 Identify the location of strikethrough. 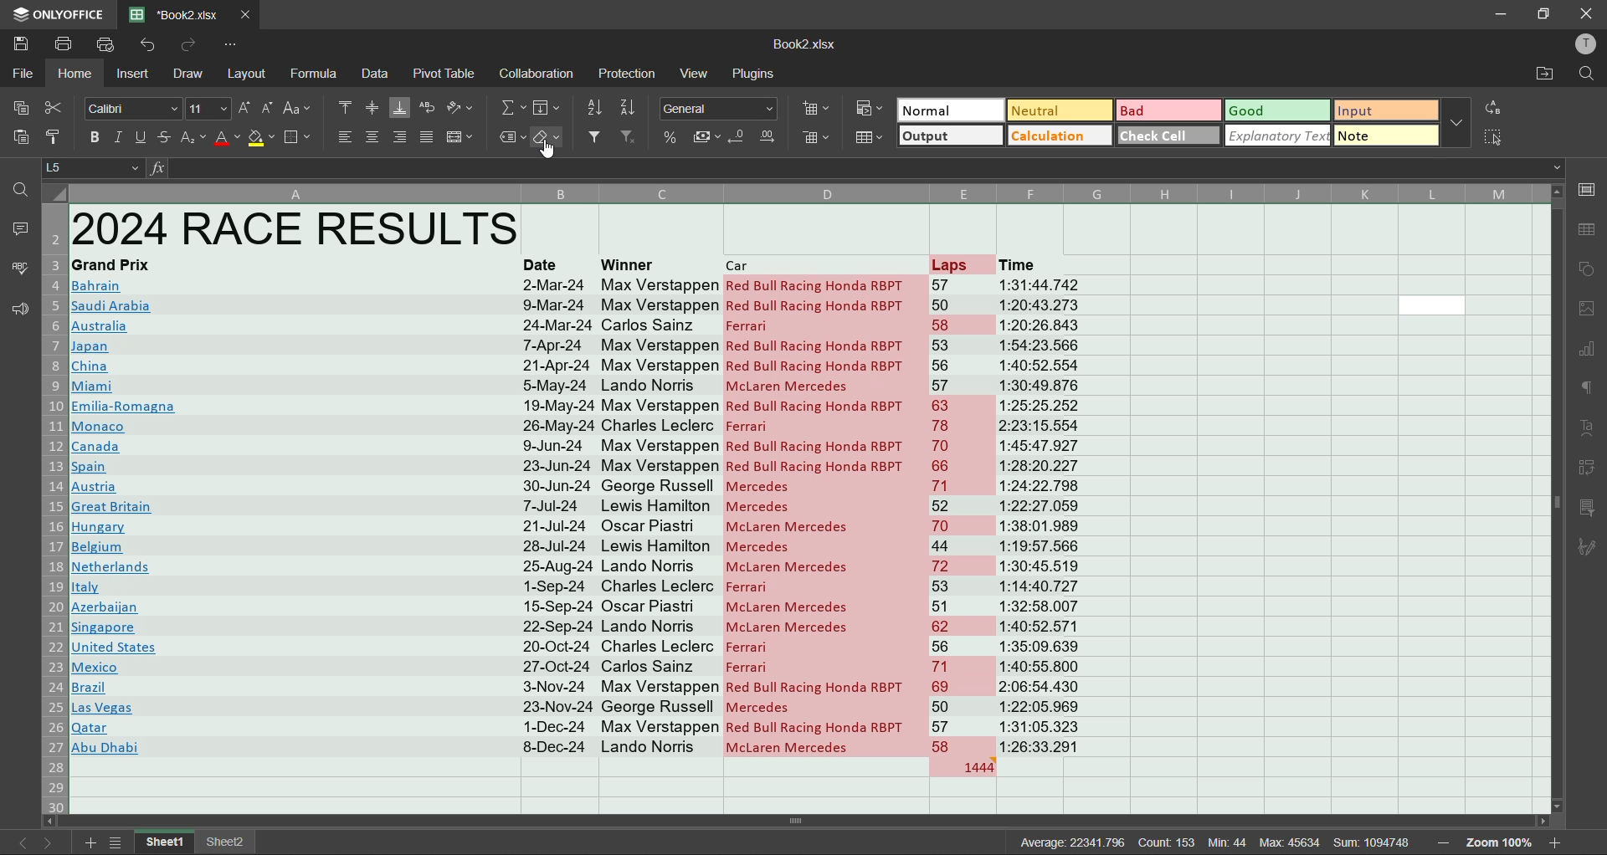
(164, 140).